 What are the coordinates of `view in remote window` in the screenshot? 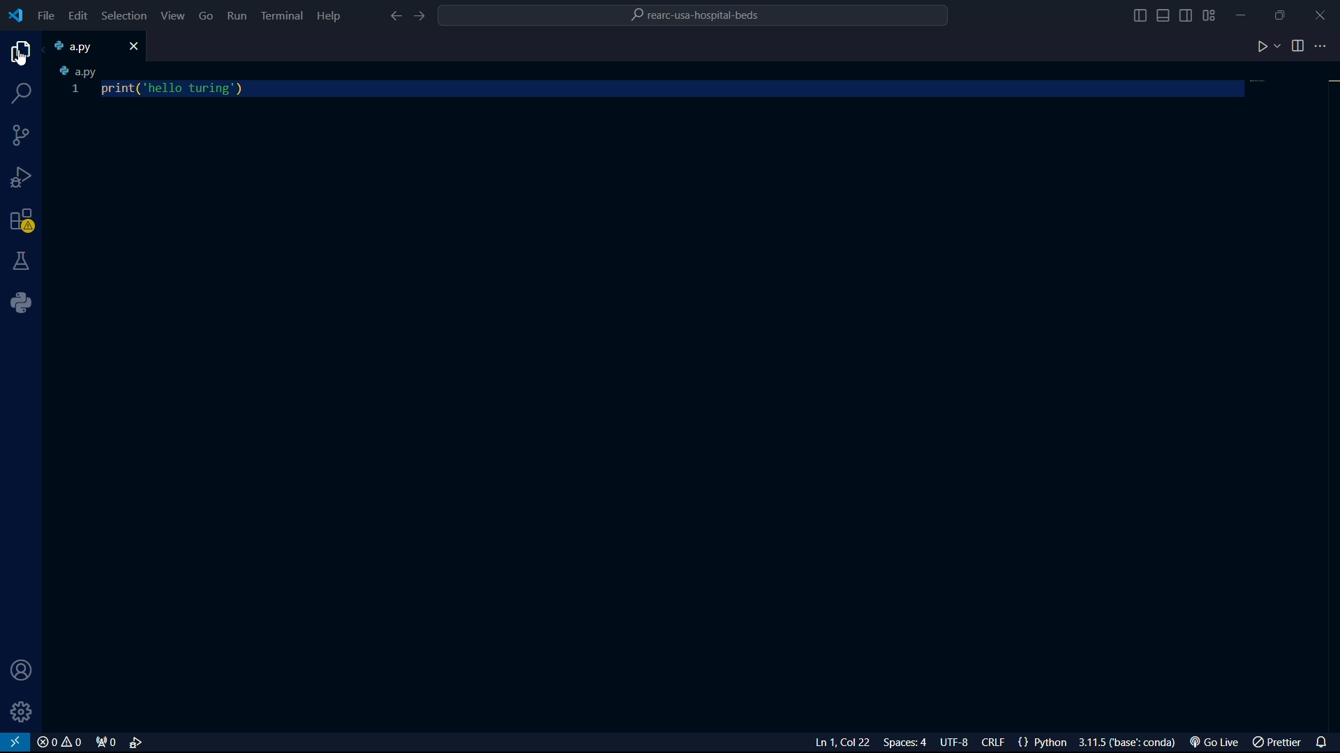 It's located at (17, 743).